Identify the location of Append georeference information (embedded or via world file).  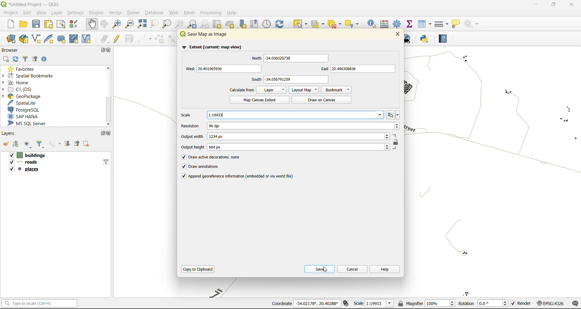
(238, 176).